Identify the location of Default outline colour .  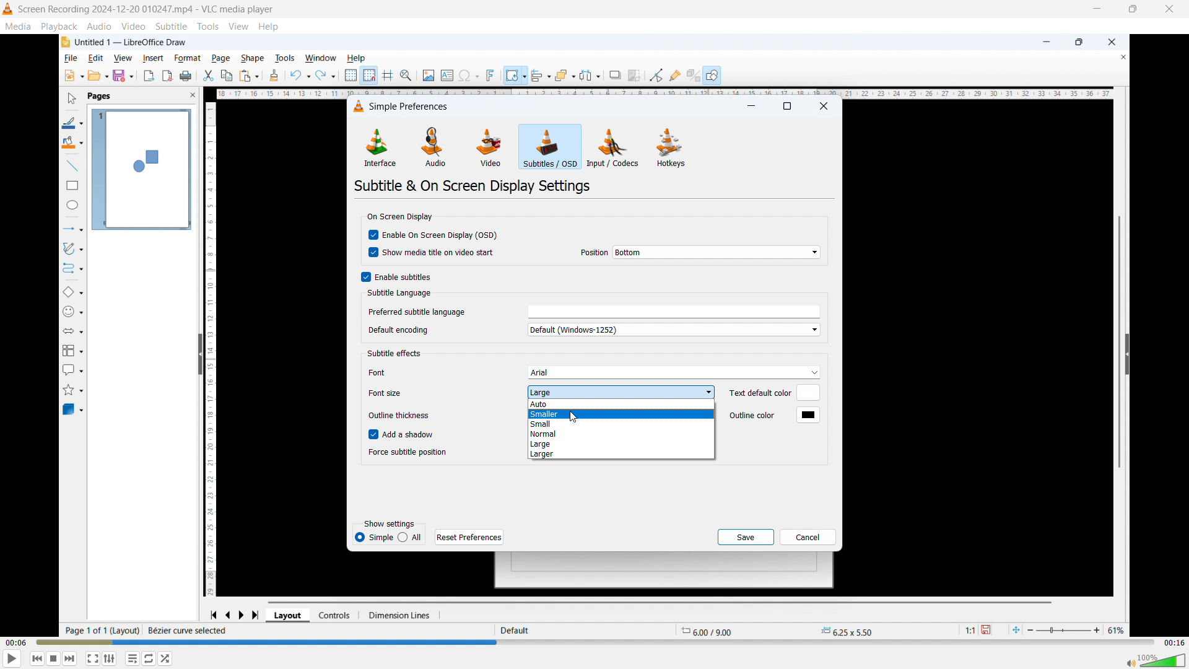
(808, 415).